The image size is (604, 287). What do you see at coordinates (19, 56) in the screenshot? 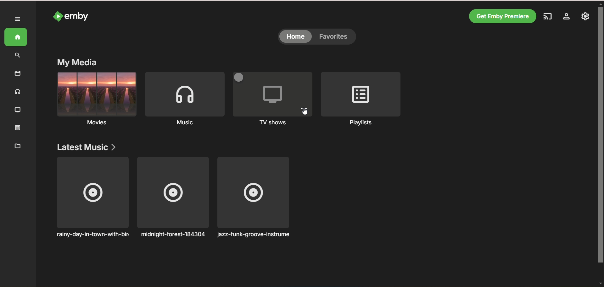
I see `search` at bounding box center [19, 56].